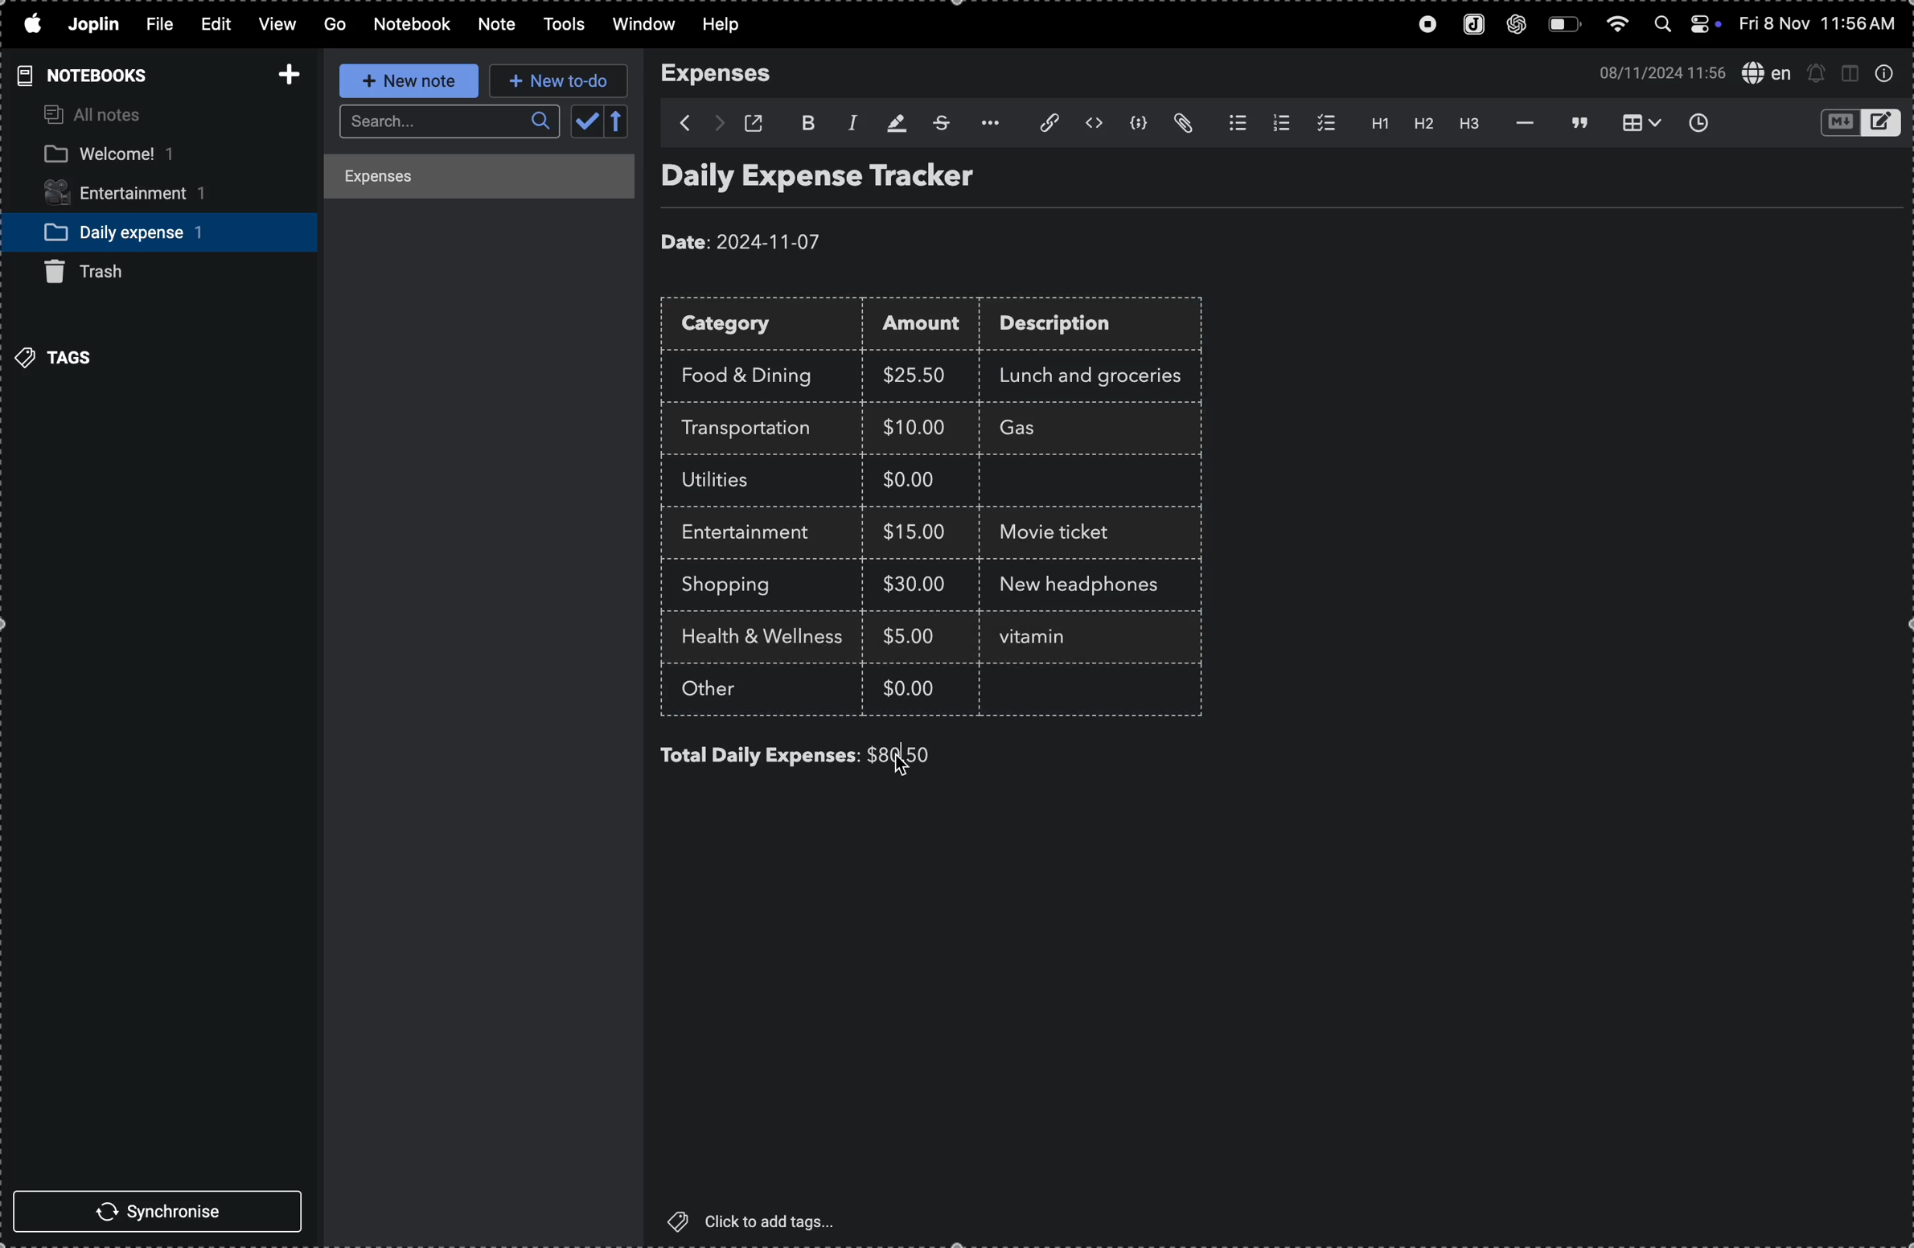 This screenshot has height=1248, width=1914. Describe the element at coordinates (642, 26) in the screenshot. I see `window` at that location.